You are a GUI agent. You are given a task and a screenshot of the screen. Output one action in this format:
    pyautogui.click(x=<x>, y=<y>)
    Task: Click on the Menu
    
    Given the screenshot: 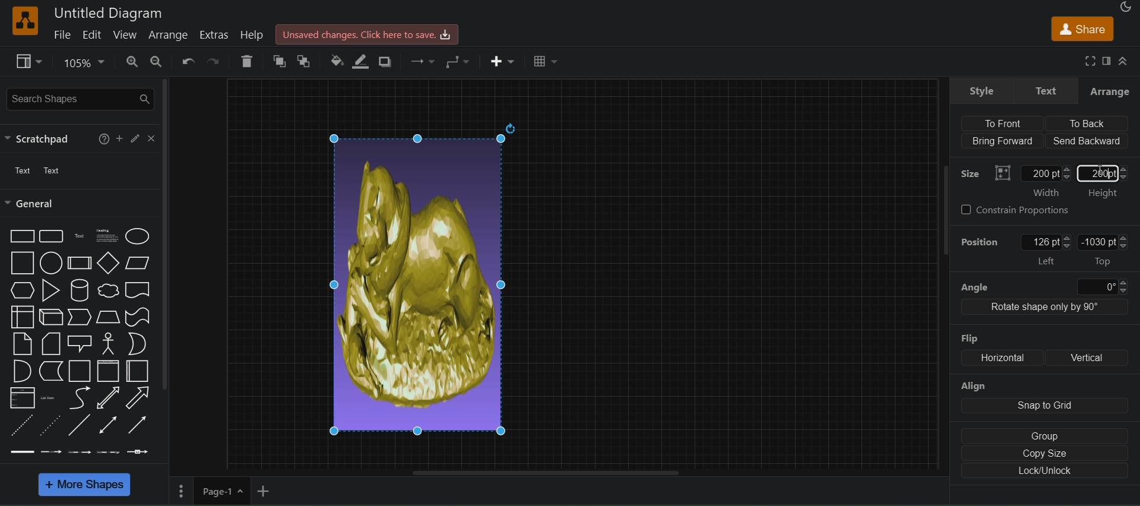 What is the action you would take?
    pyautogui.click(x=179, y=493)
    